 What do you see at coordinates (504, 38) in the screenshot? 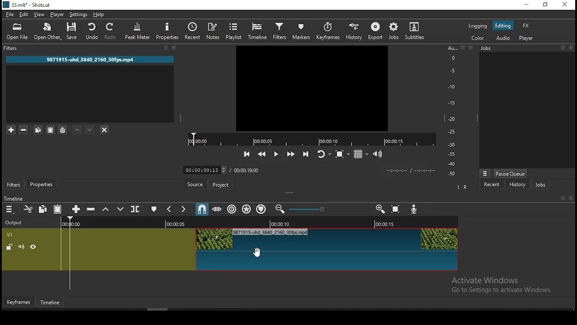
I see `audio` at bounding box center [504, 38].